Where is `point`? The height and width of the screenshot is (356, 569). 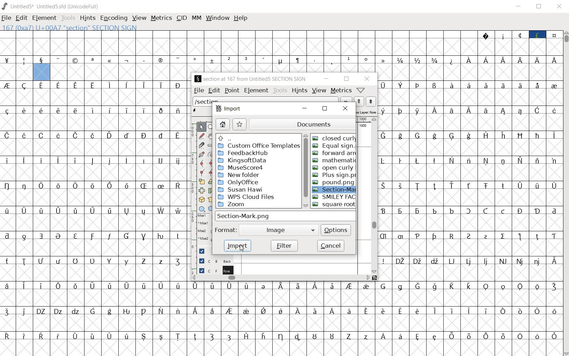 point is located at coordinates (231, 90).